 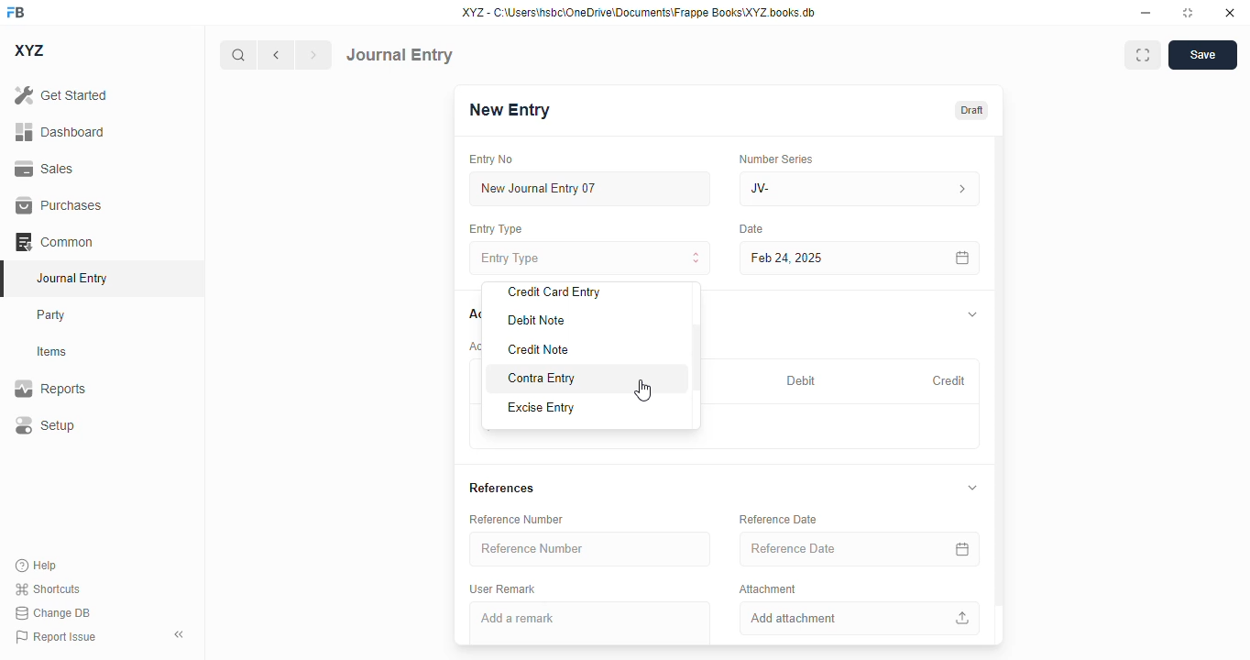 What do you see at coordinates (60, 131) in the screenshot?
I see `dashboard` at bounding box center [60, 131].